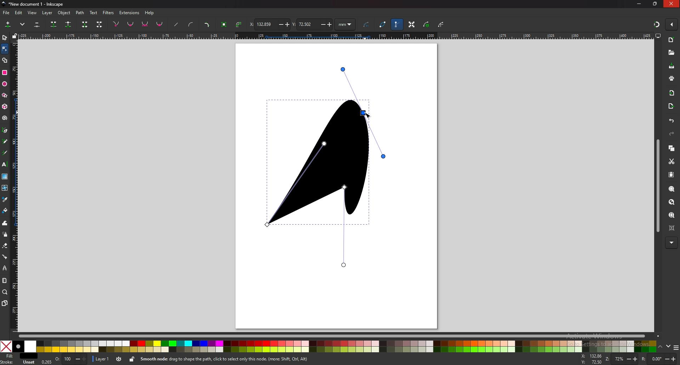 This screenshot has height=365, width=680. Describe the element at coordinates (426, 24) in the screenshot. I see `show mask` at that location.